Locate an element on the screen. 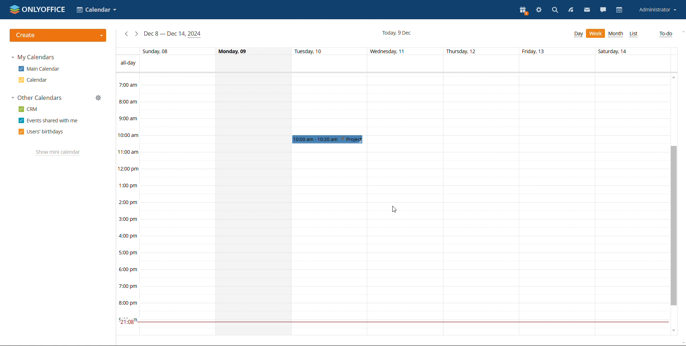  scroll up is located at coordinates (673, 77).